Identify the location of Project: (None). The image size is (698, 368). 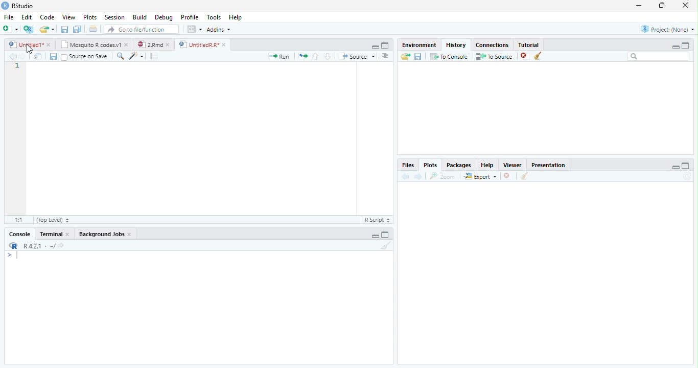
(667, 29).